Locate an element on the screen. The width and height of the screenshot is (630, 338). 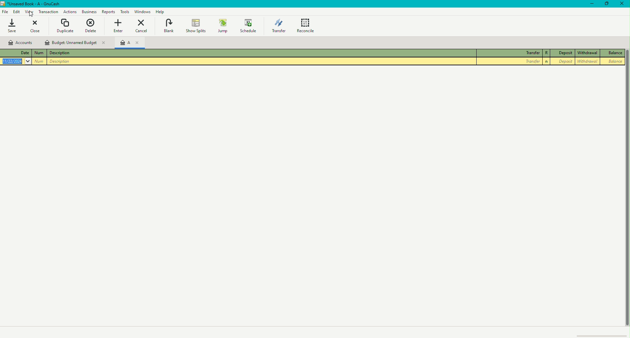
Save is located at coordinates (16, 27).